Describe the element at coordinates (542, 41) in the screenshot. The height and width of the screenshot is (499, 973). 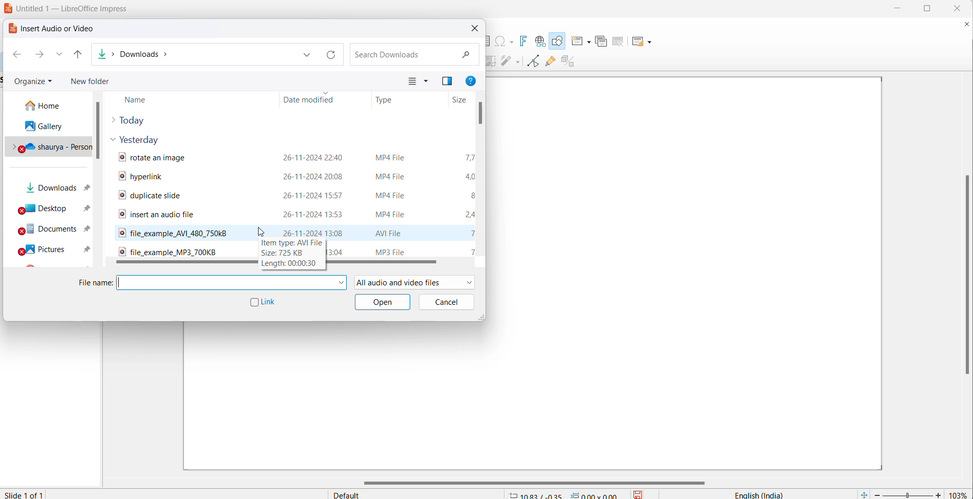
I see `insert hyperlink` at that location.